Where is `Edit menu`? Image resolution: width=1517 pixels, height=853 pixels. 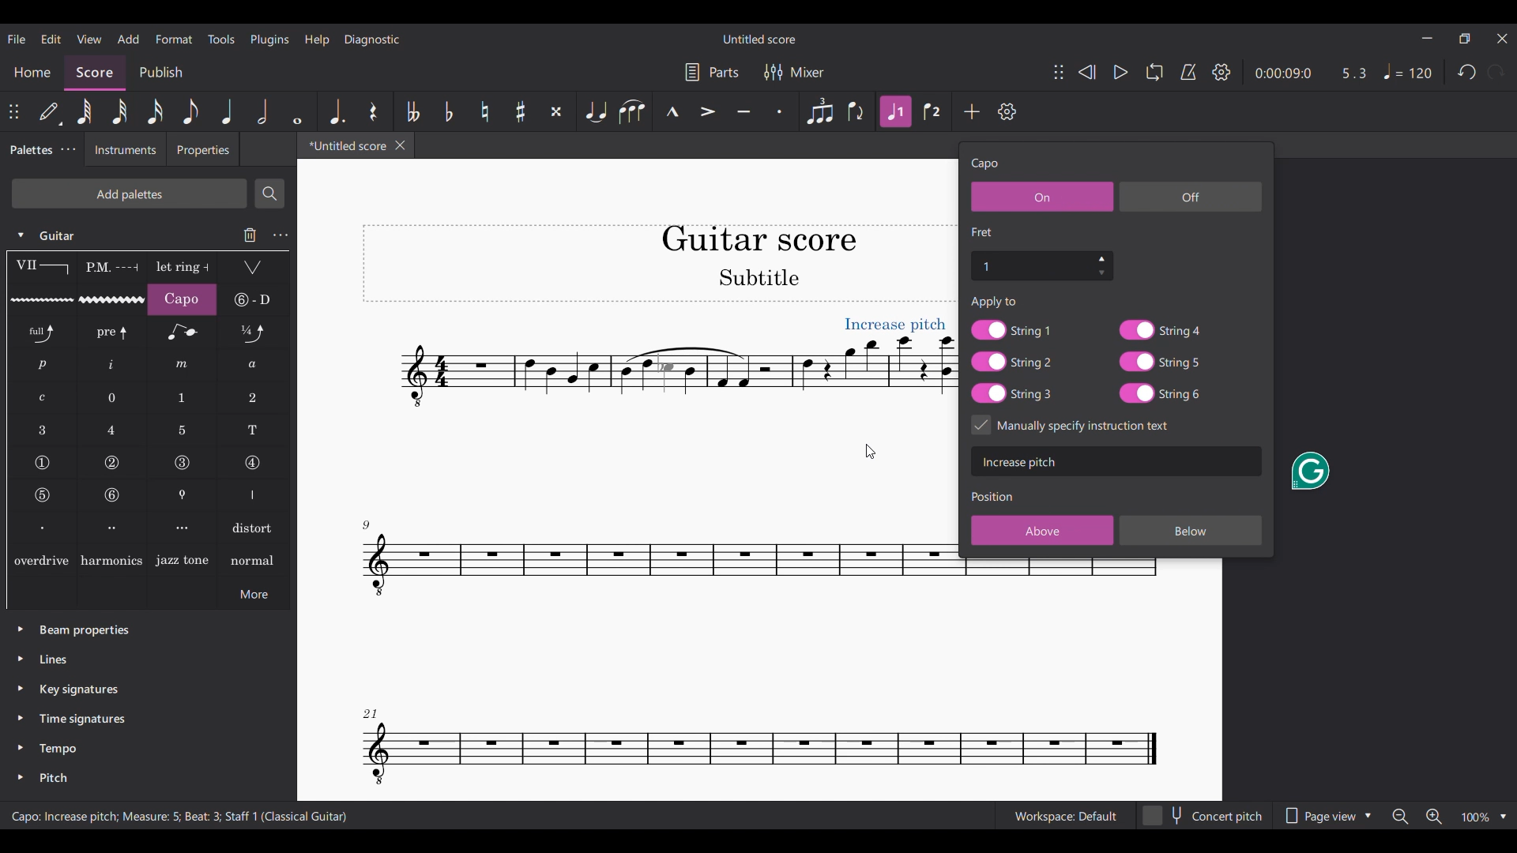 Edit menu is located at coordinates (51, 39).